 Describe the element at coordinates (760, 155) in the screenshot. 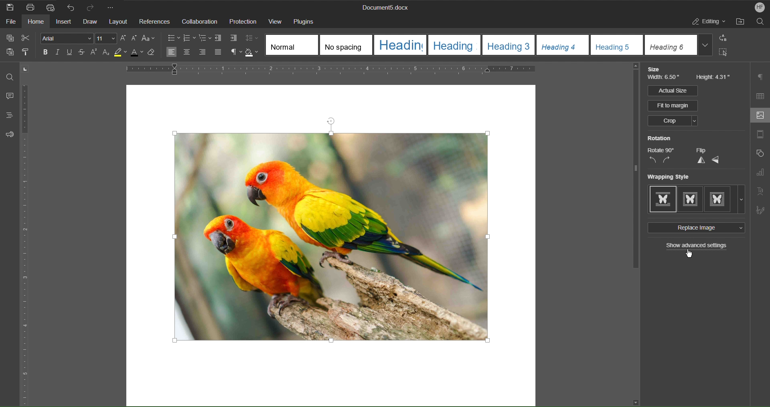

I see `Shape Settings` at that location.